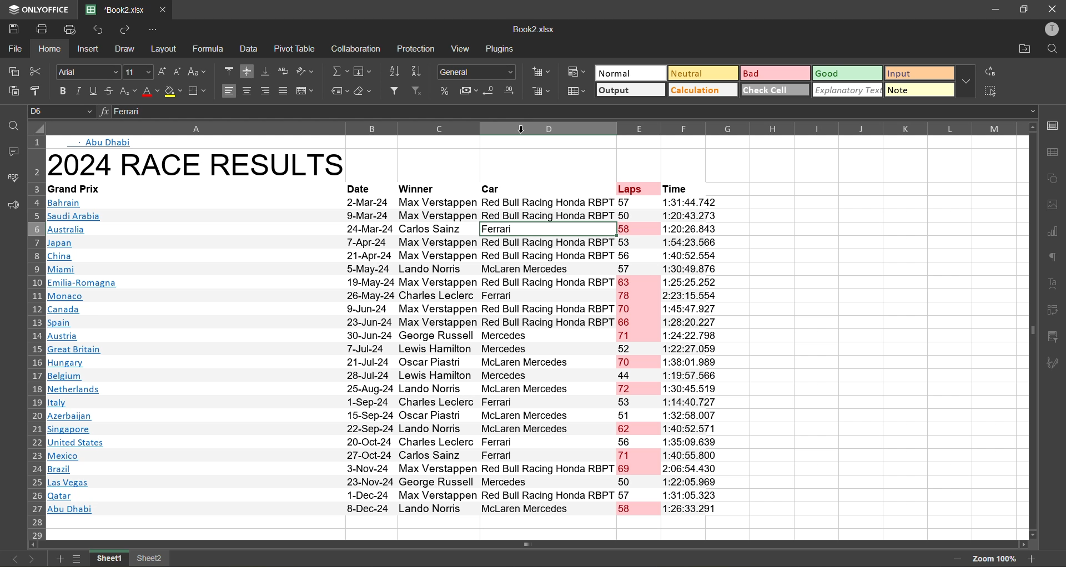  I want to click on input formula, so click(101, 112).